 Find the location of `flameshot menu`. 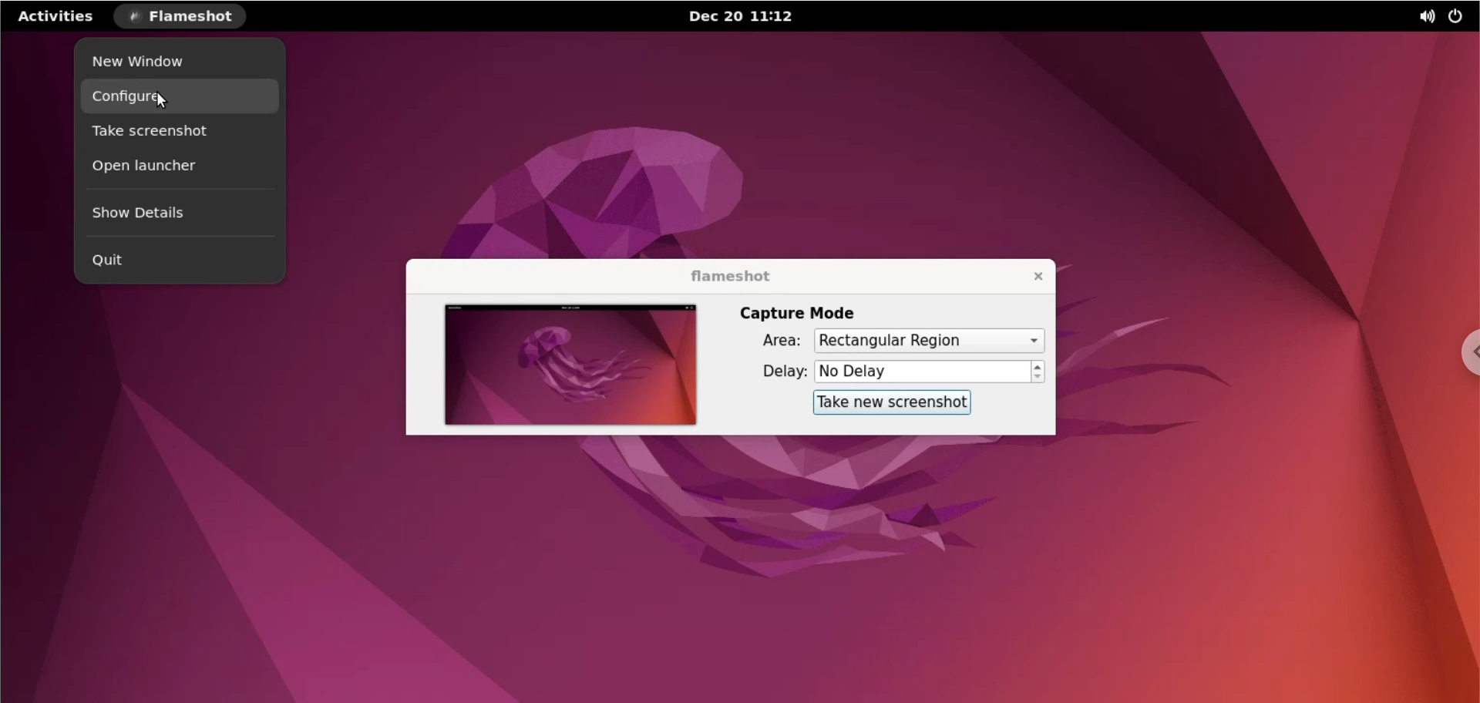

flameshot menu is located at coordinates (183, 17).